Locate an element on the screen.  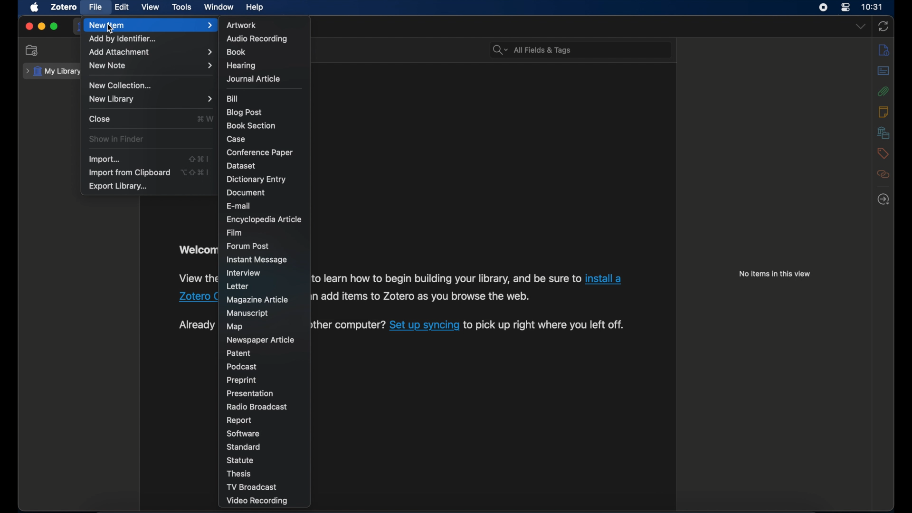
magazine article is located at coordinates (256, 300).